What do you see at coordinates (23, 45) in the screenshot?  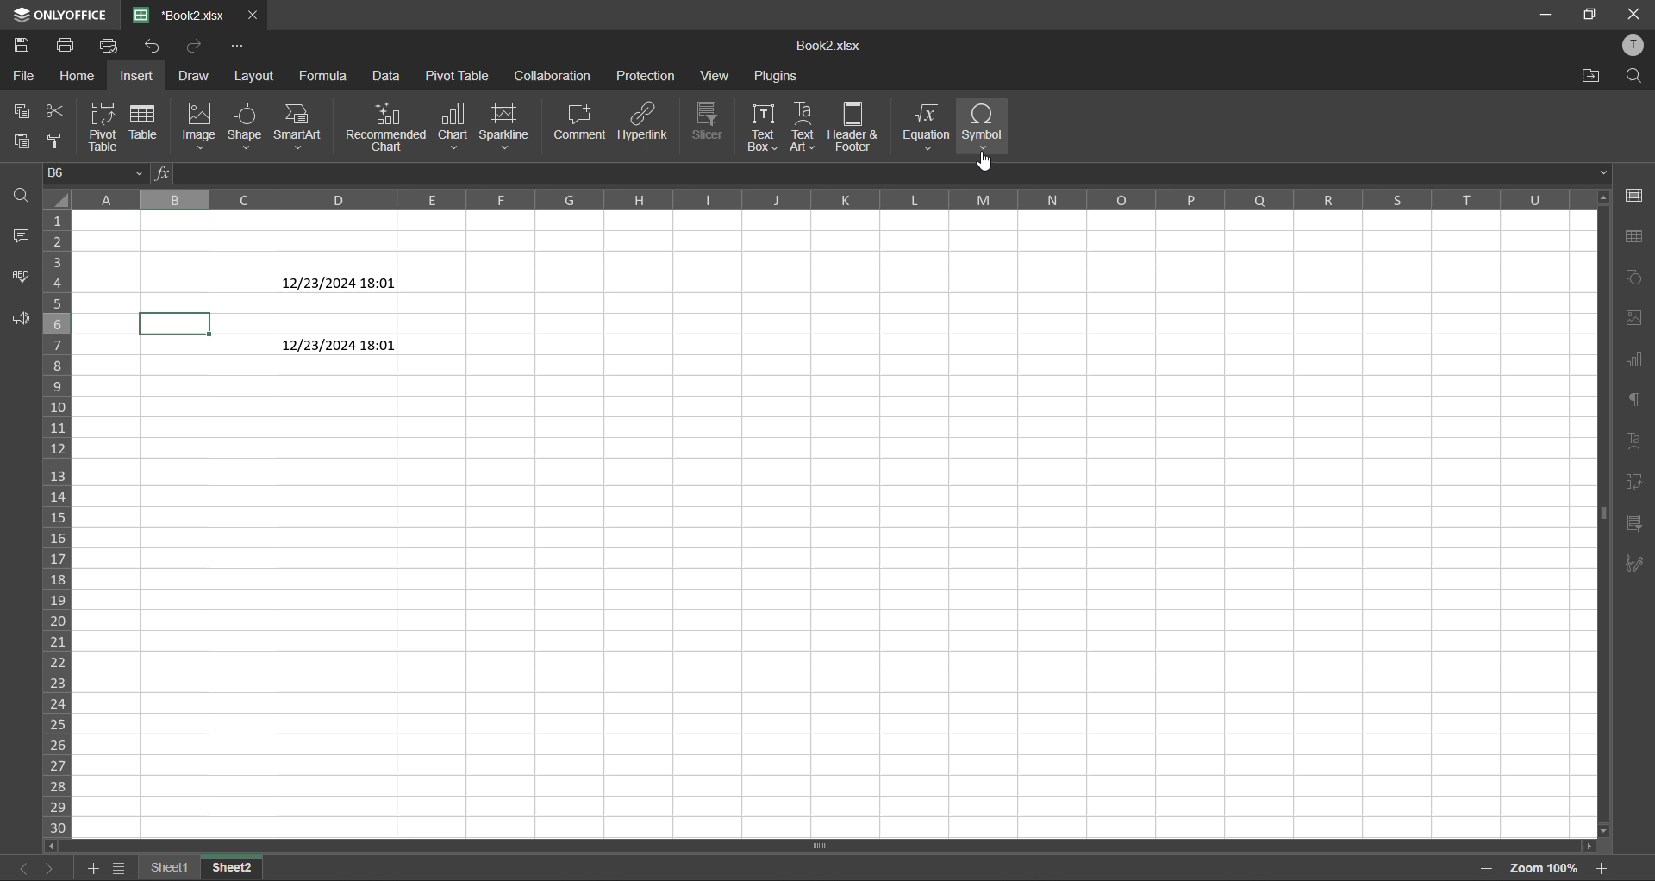 I see `save` at bounding box center [23, 45].